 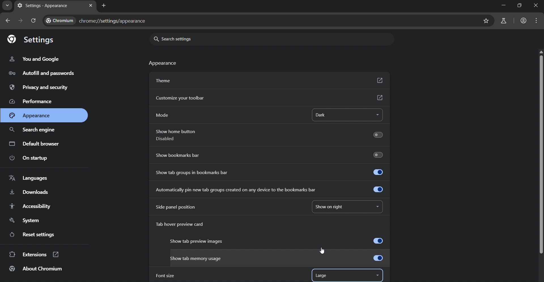 I want to click on new tab, so click(x=104, y=6).